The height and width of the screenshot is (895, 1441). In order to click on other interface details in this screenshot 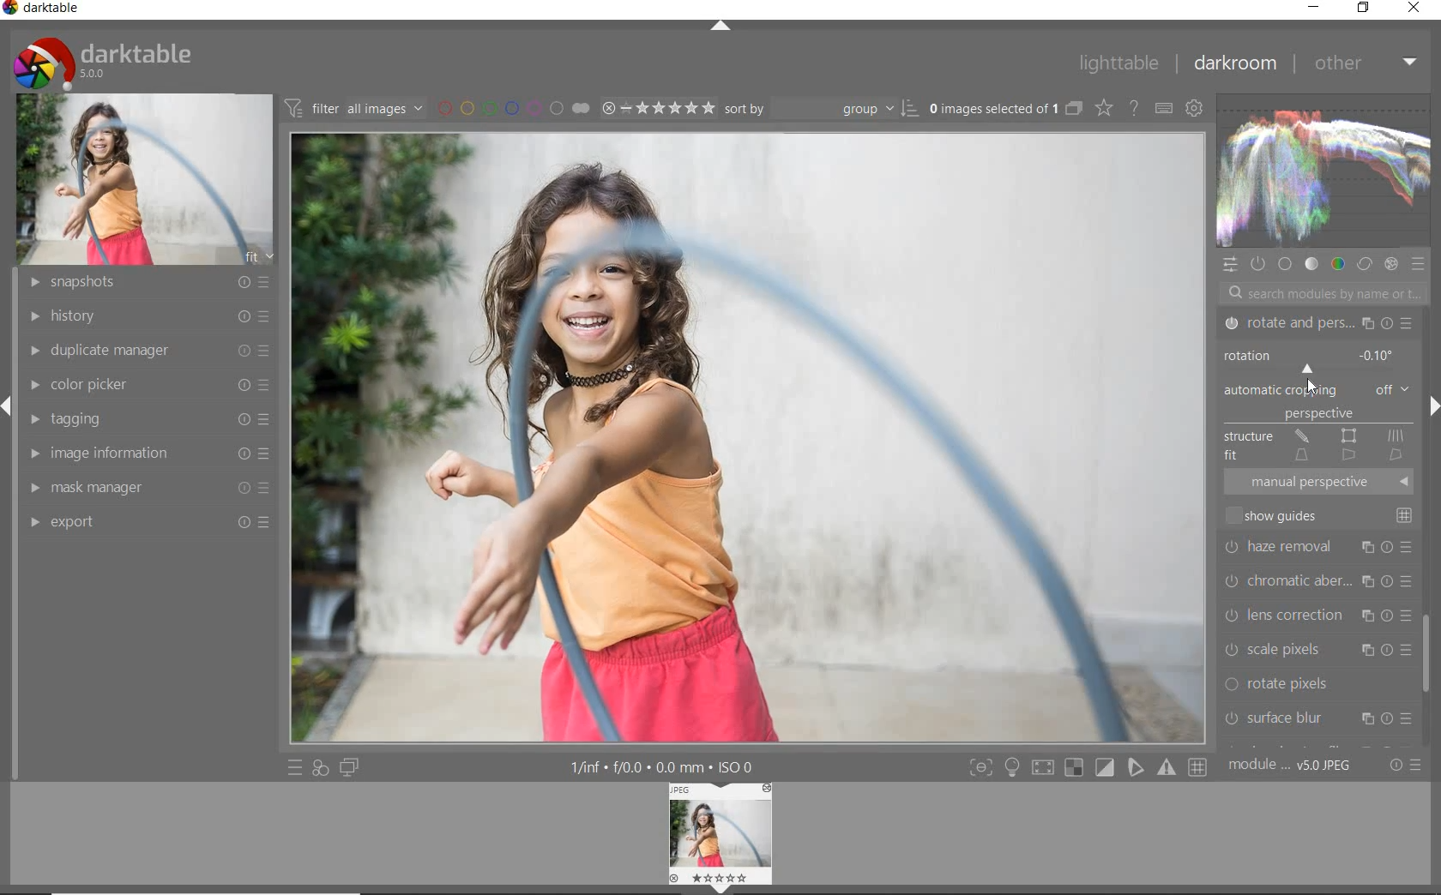, I will do `click(658, 767)`.